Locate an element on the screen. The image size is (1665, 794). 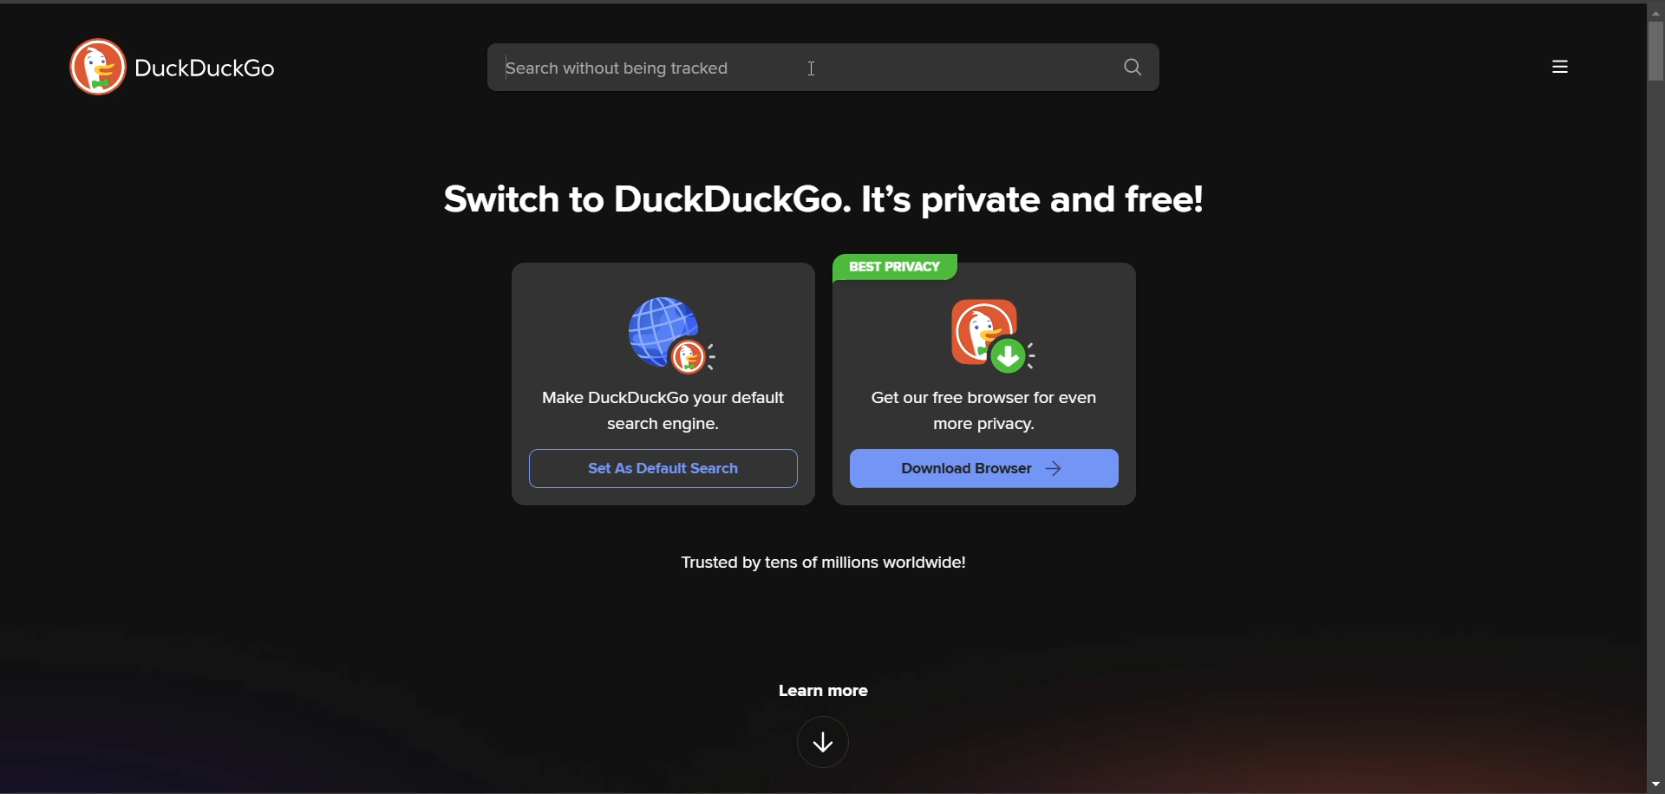
set as default switch is located at coordinates (663, 468).